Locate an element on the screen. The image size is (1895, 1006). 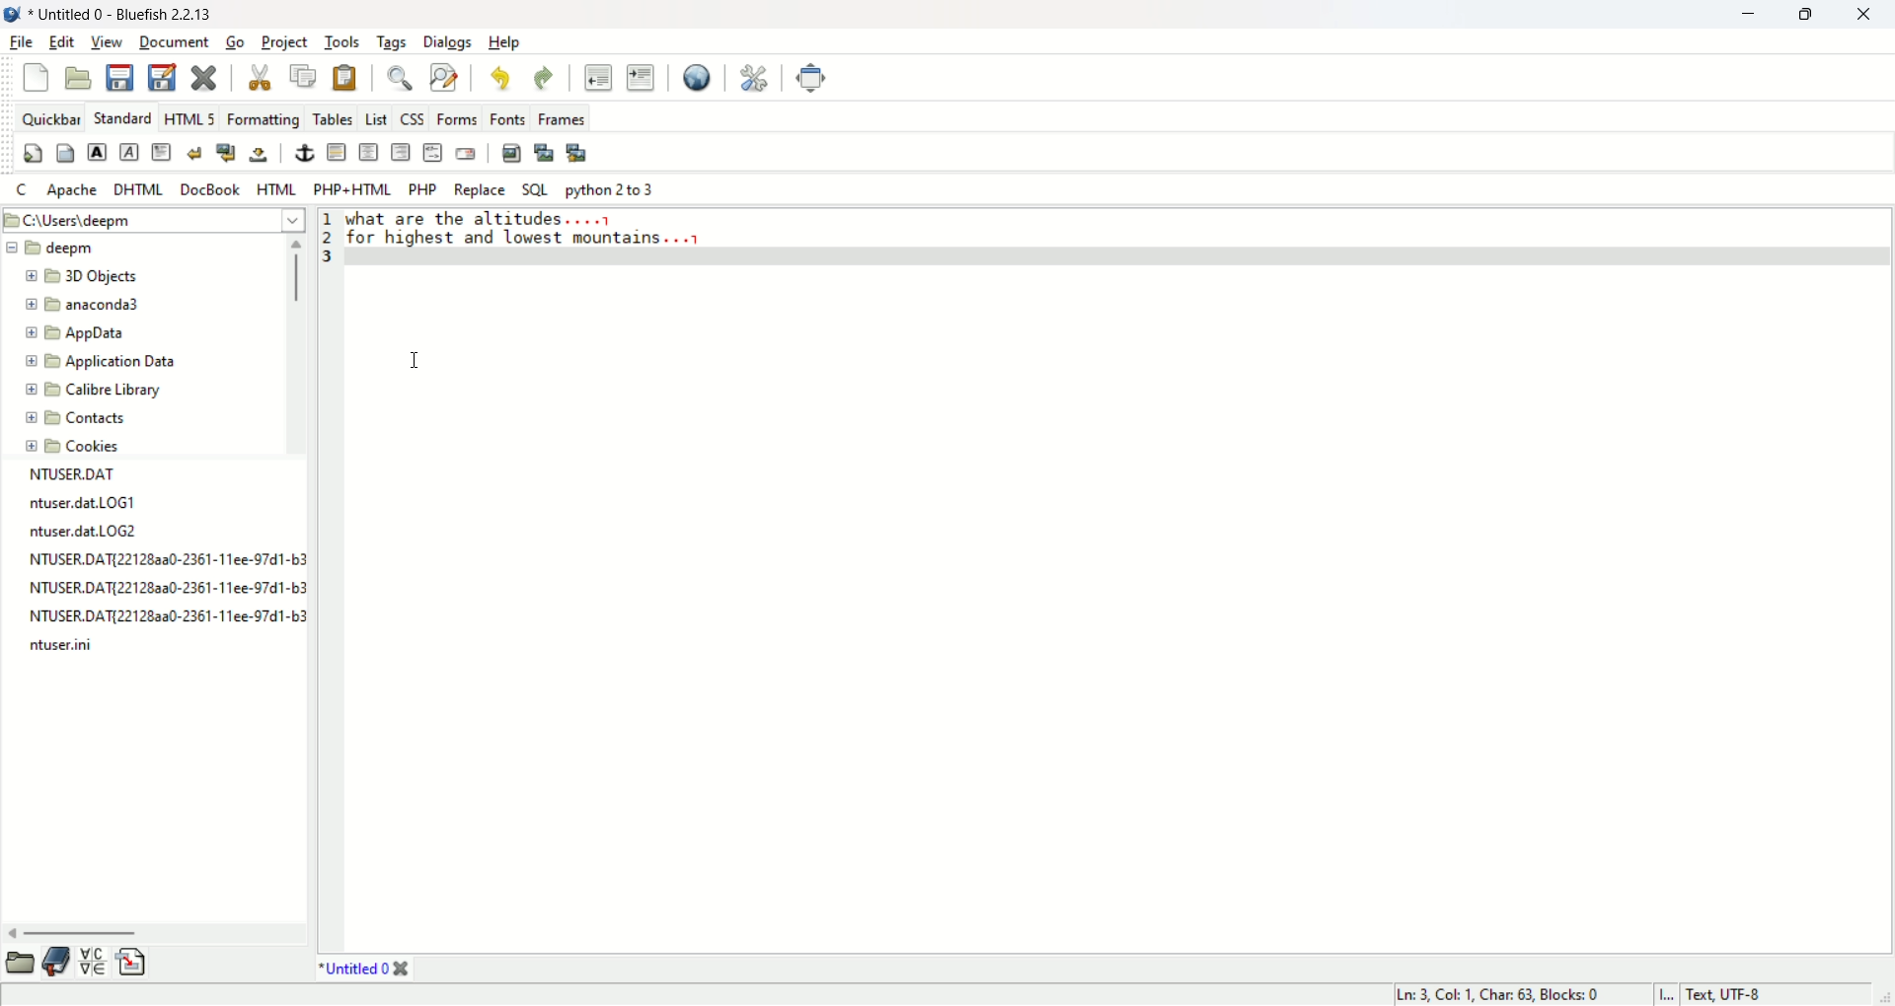
Cursor is located at coordinates (416, 362).